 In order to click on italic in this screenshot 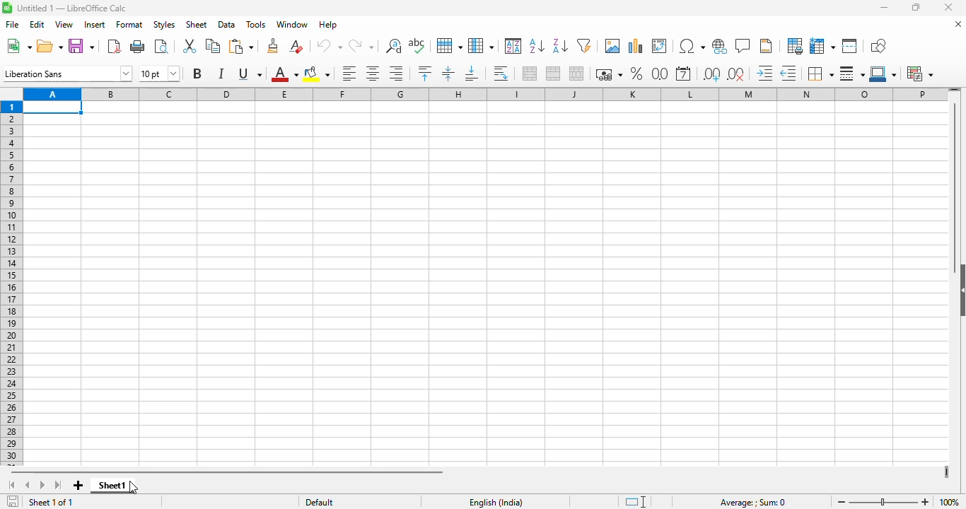, I will do `click(221, 73)`.